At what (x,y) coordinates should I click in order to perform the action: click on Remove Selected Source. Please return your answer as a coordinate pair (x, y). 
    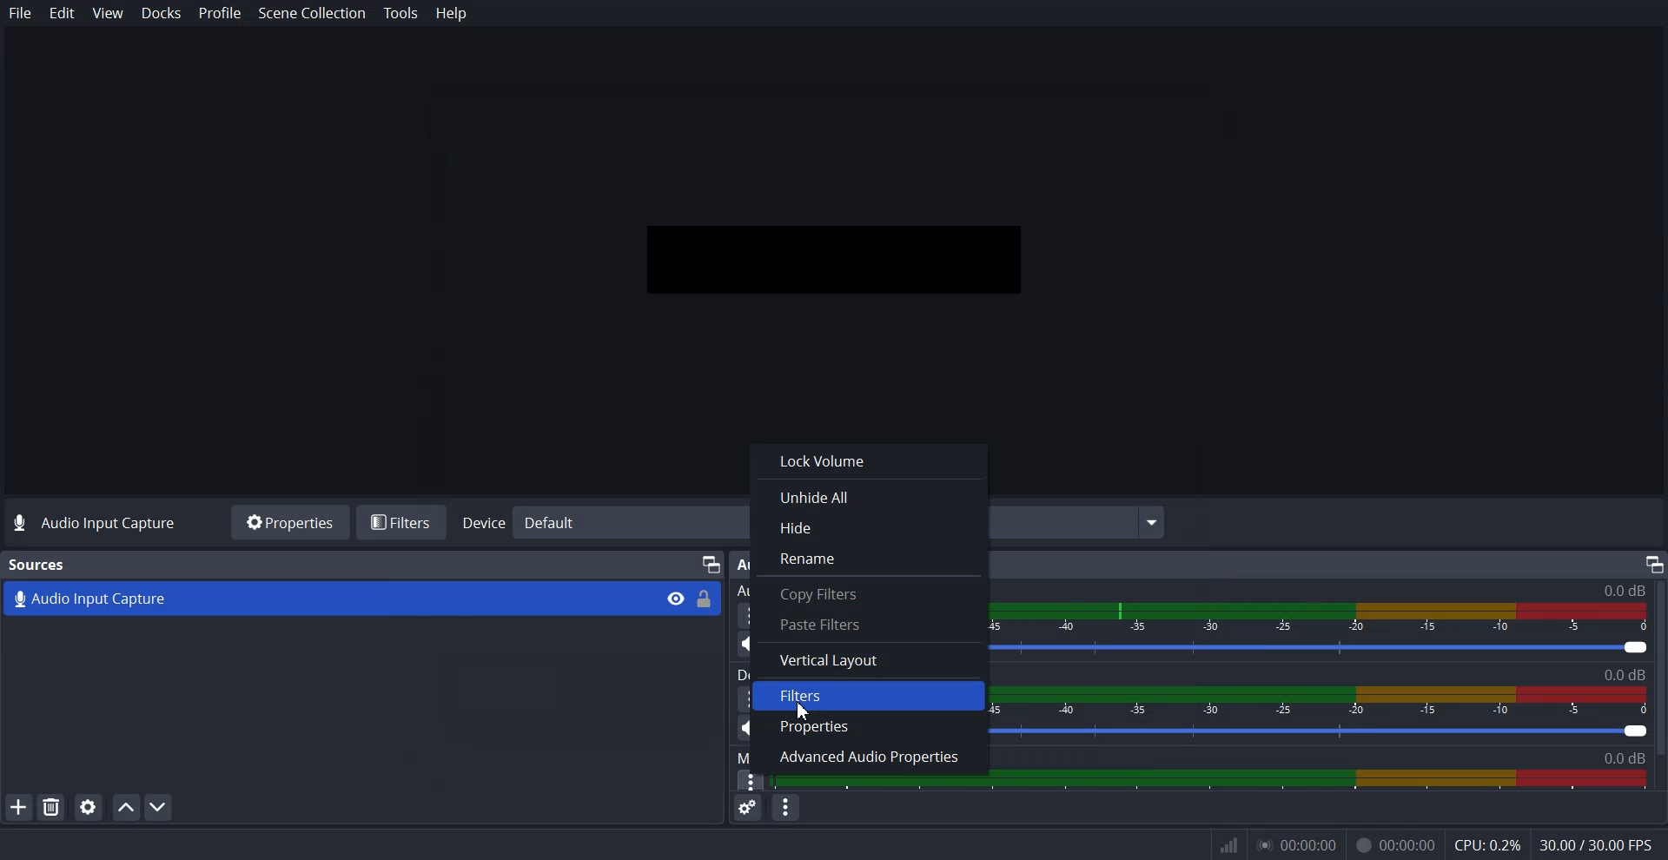
    Looking at the image, I should click on (51, 806).